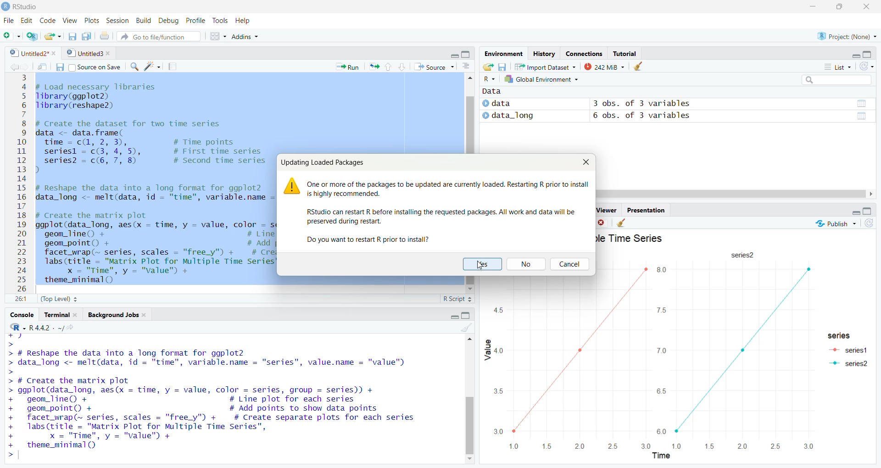 This screenshot has width=881, height=468. I want to click on Console, so click(22, 315).